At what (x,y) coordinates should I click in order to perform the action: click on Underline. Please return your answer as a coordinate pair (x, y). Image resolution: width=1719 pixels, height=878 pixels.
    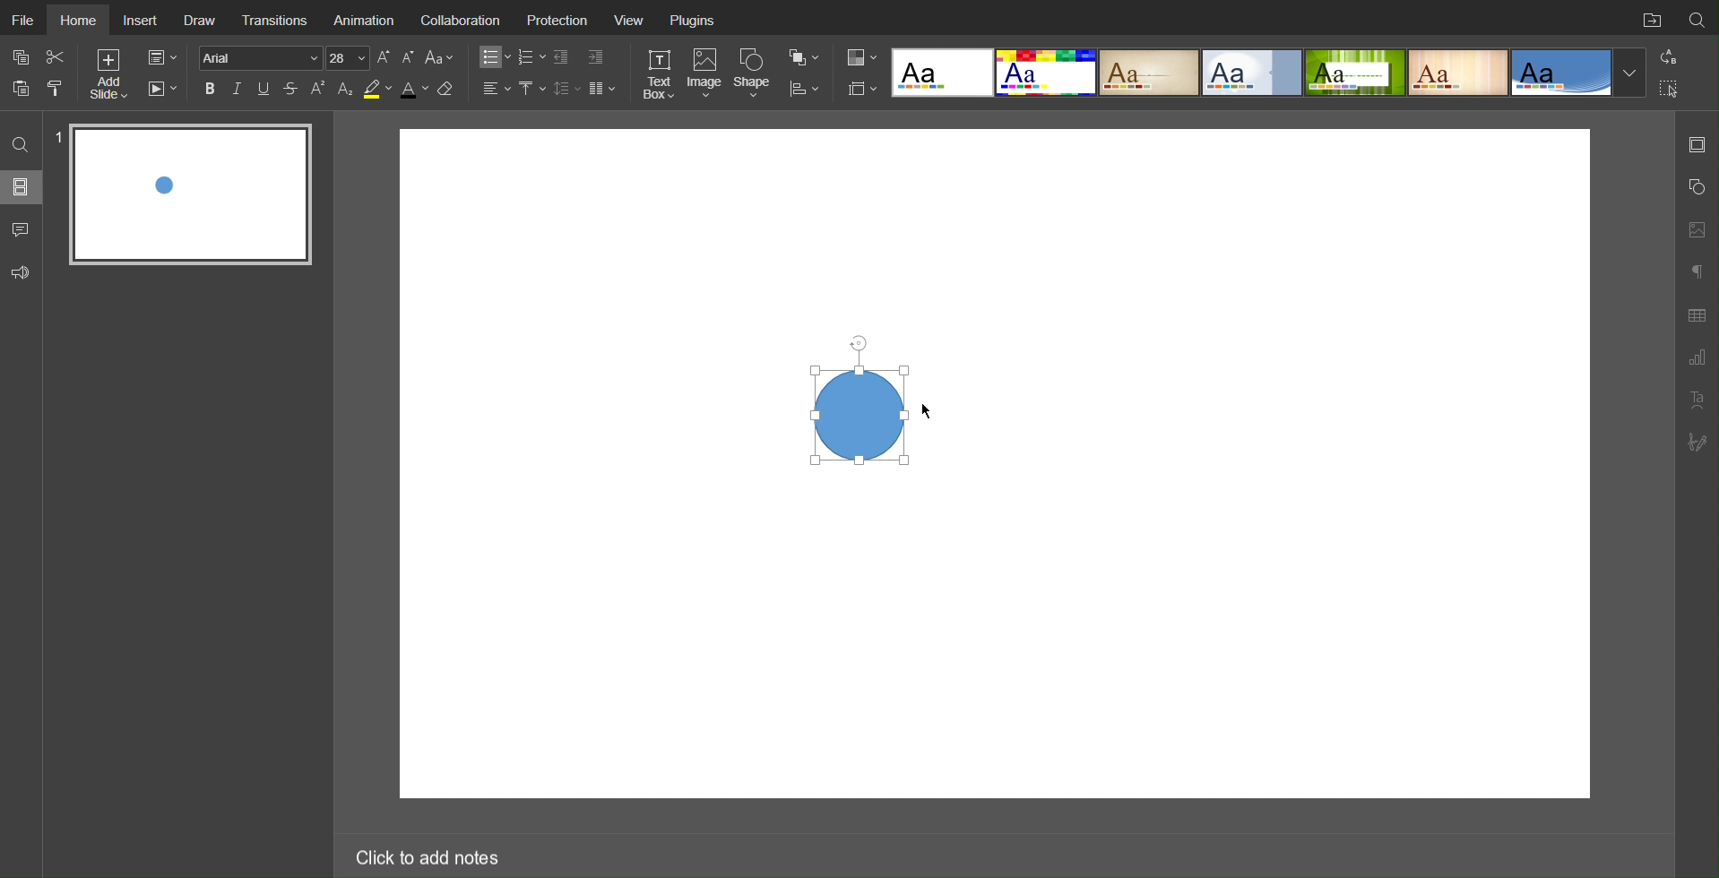
    Looking at the image, I should click on (265, 89).